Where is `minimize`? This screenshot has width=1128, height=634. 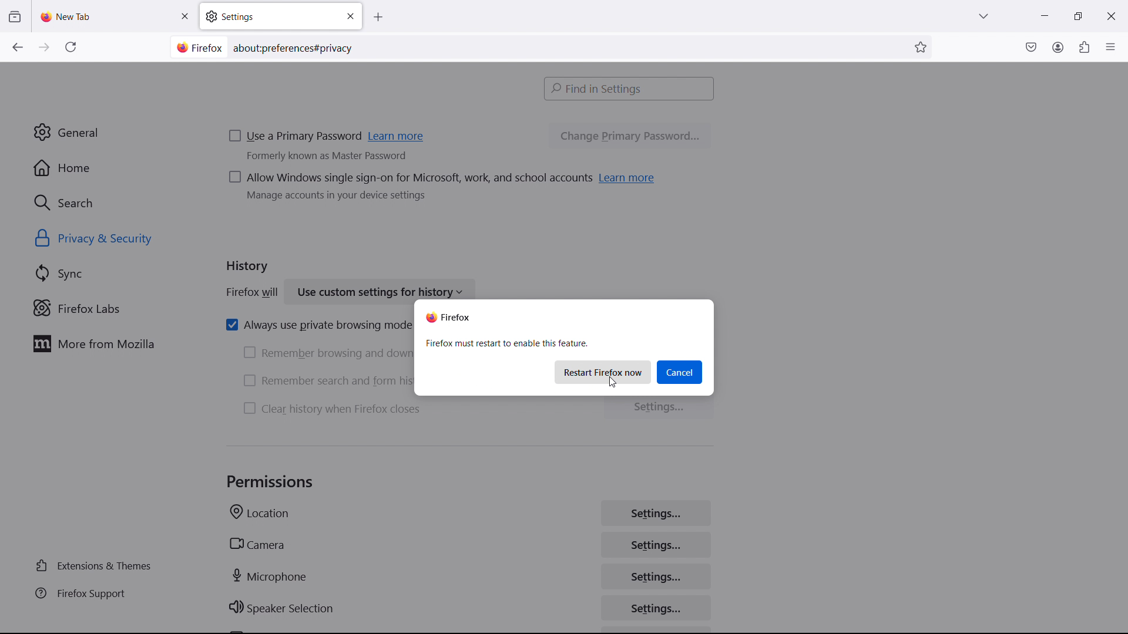
minimize is located at coordinates (1043, 15).